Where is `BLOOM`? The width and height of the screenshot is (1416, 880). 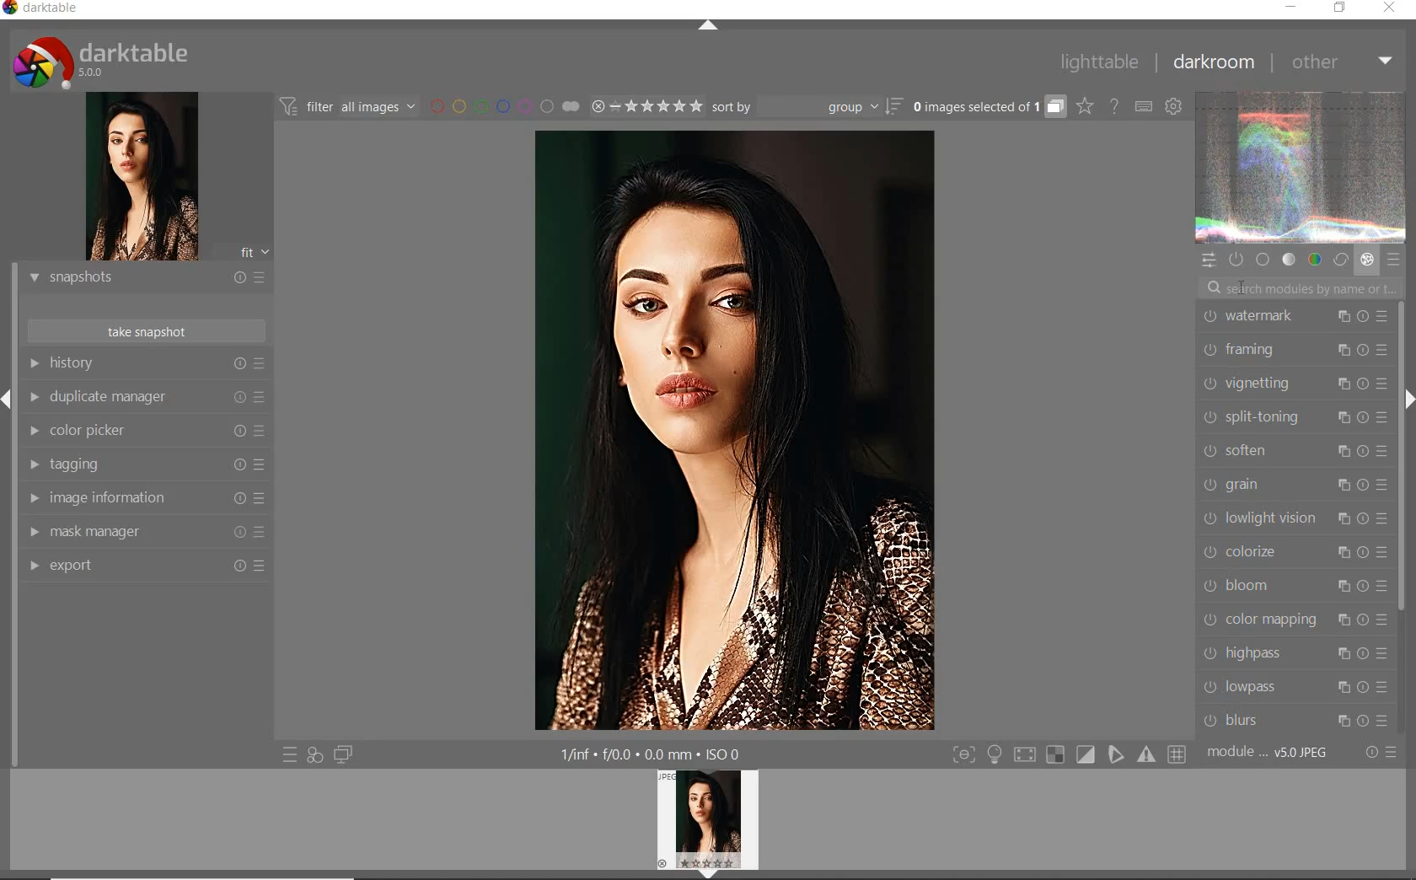 BLOOM is located at coordinates (1291, 586).